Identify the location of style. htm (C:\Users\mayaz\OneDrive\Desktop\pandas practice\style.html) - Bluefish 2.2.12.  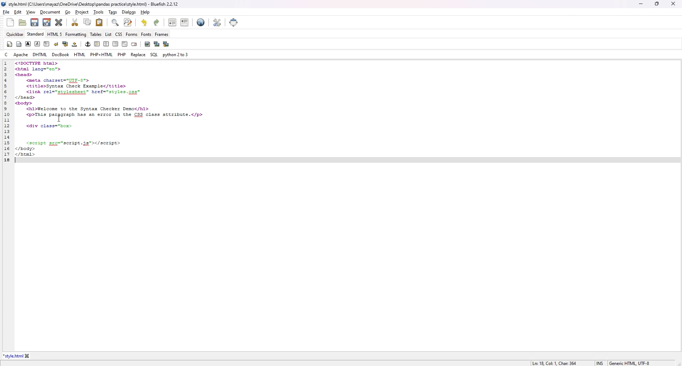
(95, 4).